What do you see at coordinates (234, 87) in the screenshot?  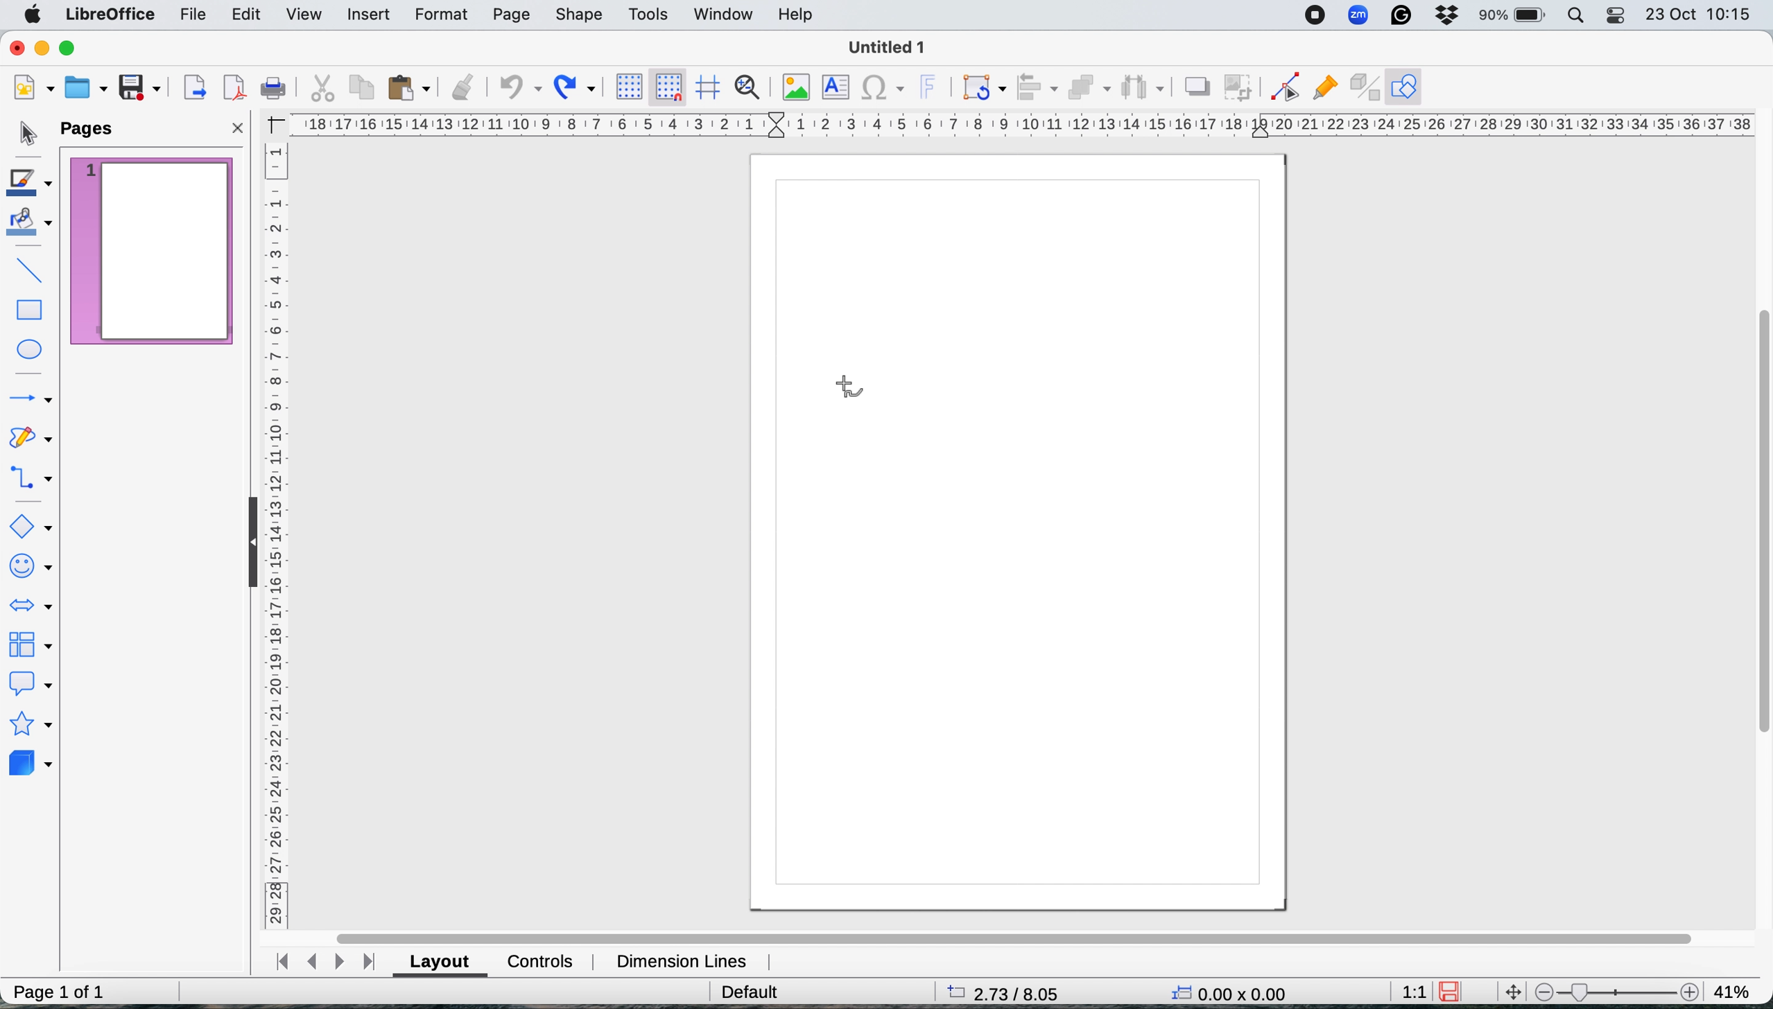 I see `export directly as pdf` at bounding box center [234, 87].